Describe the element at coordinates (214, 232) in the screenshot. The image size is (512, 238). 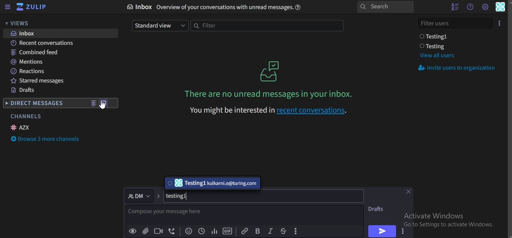
I see `Add poll` at that location.